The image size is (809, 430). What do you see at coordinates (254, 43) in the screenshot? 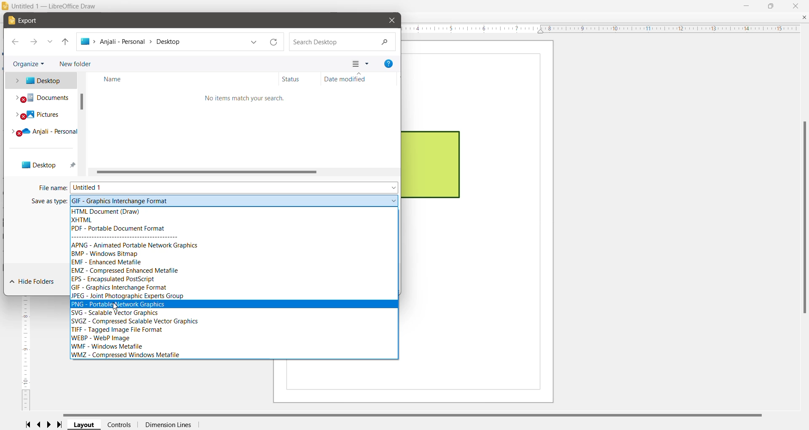
I see `Previous locations` at bounding box center [254, 43].